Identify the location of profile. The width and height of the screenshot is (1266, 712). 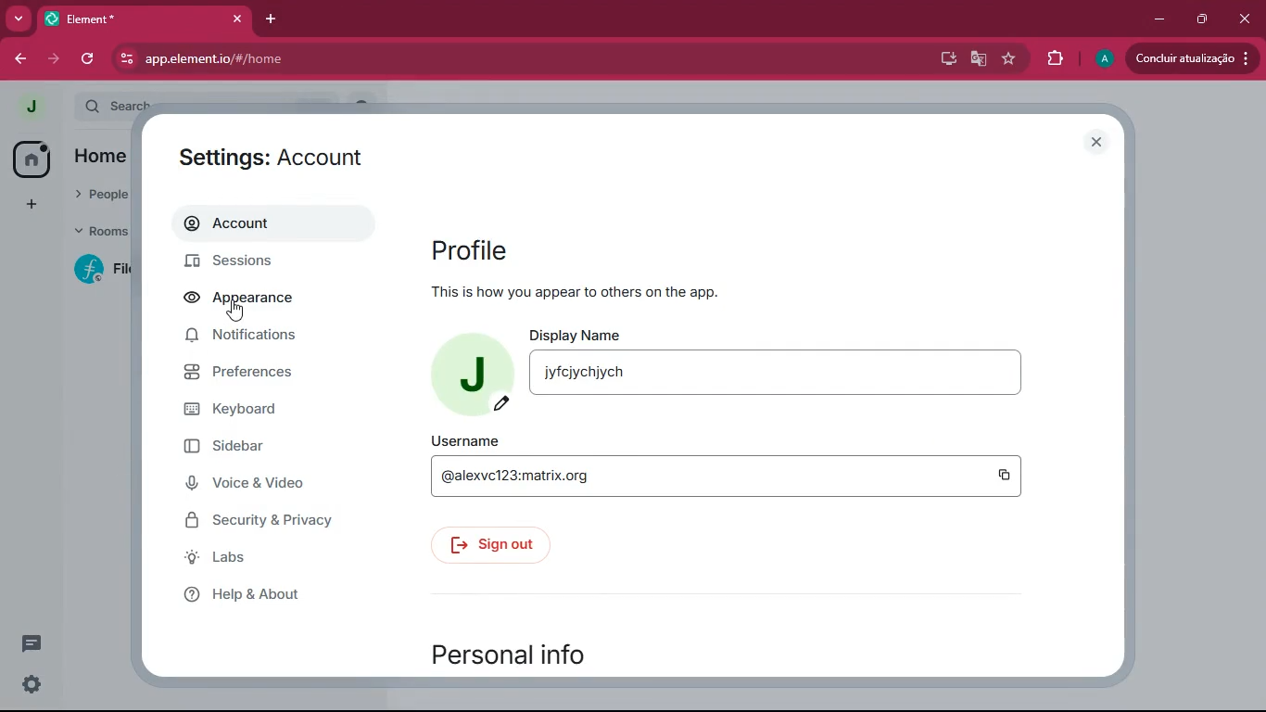
(1101, 58).